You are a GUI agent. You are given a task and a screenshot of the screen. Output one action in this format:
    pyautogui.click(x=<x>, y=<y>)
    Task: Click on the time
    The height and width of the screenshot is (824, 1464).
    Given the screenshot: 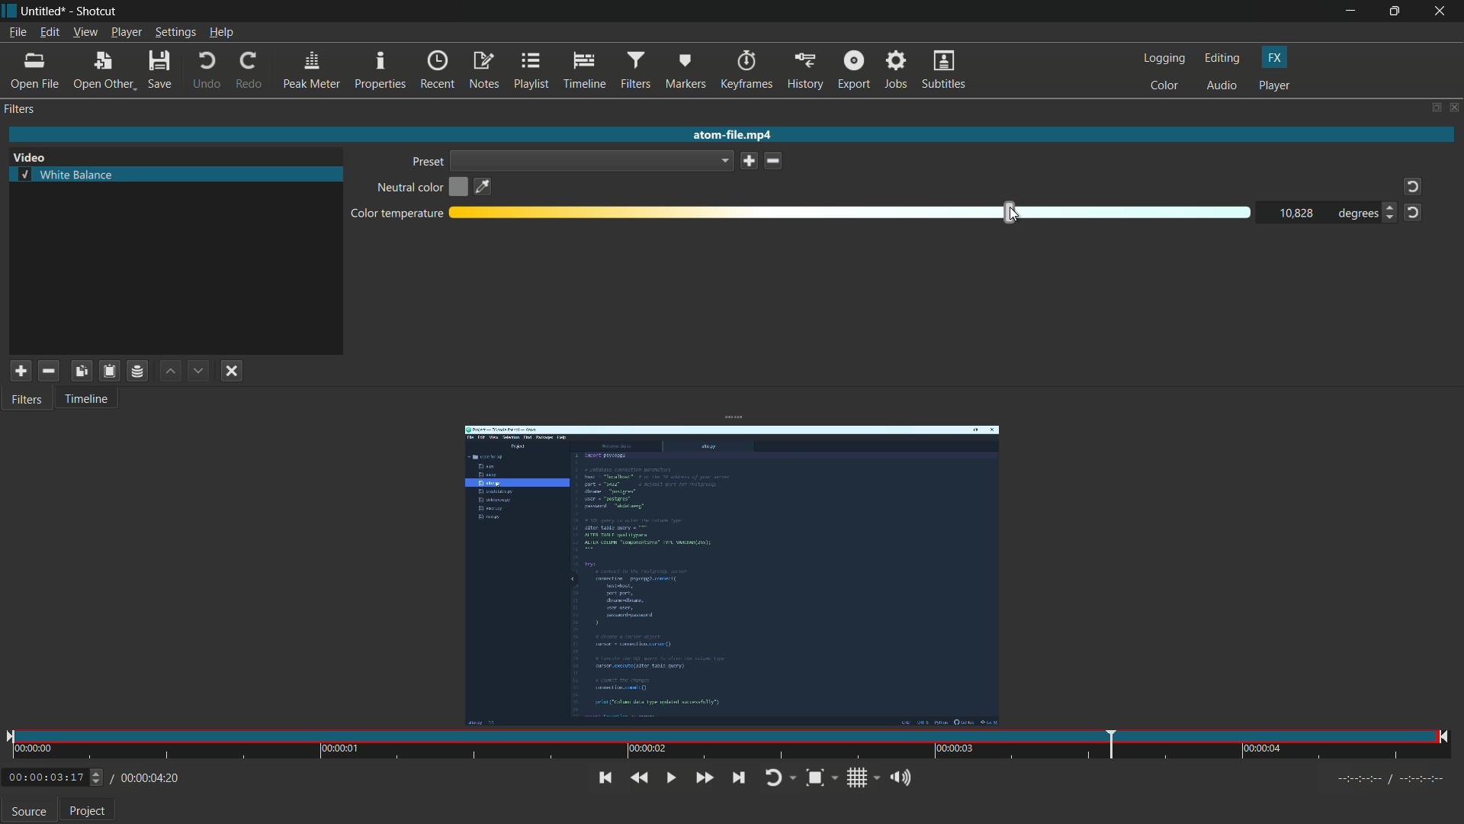 What is the action you would take?
    pyautogui.click(x=728, y=746)
    